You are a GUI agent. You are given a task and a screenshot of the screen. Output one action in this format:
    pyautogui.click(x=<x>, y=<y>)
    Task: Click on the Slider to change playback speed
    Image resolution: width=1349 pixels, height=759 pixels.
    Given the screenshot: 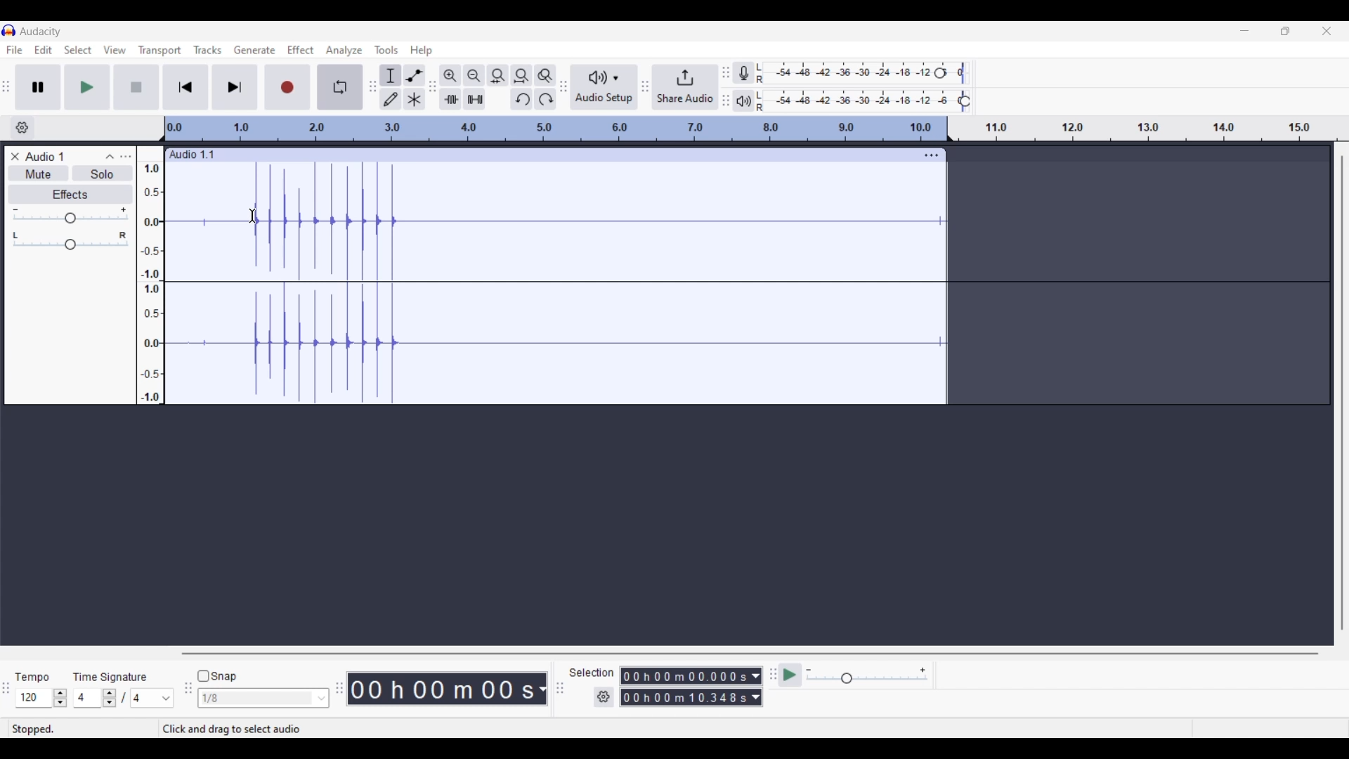 What is the action you would take?
    pyautogui.click(x=867, y=680)
    